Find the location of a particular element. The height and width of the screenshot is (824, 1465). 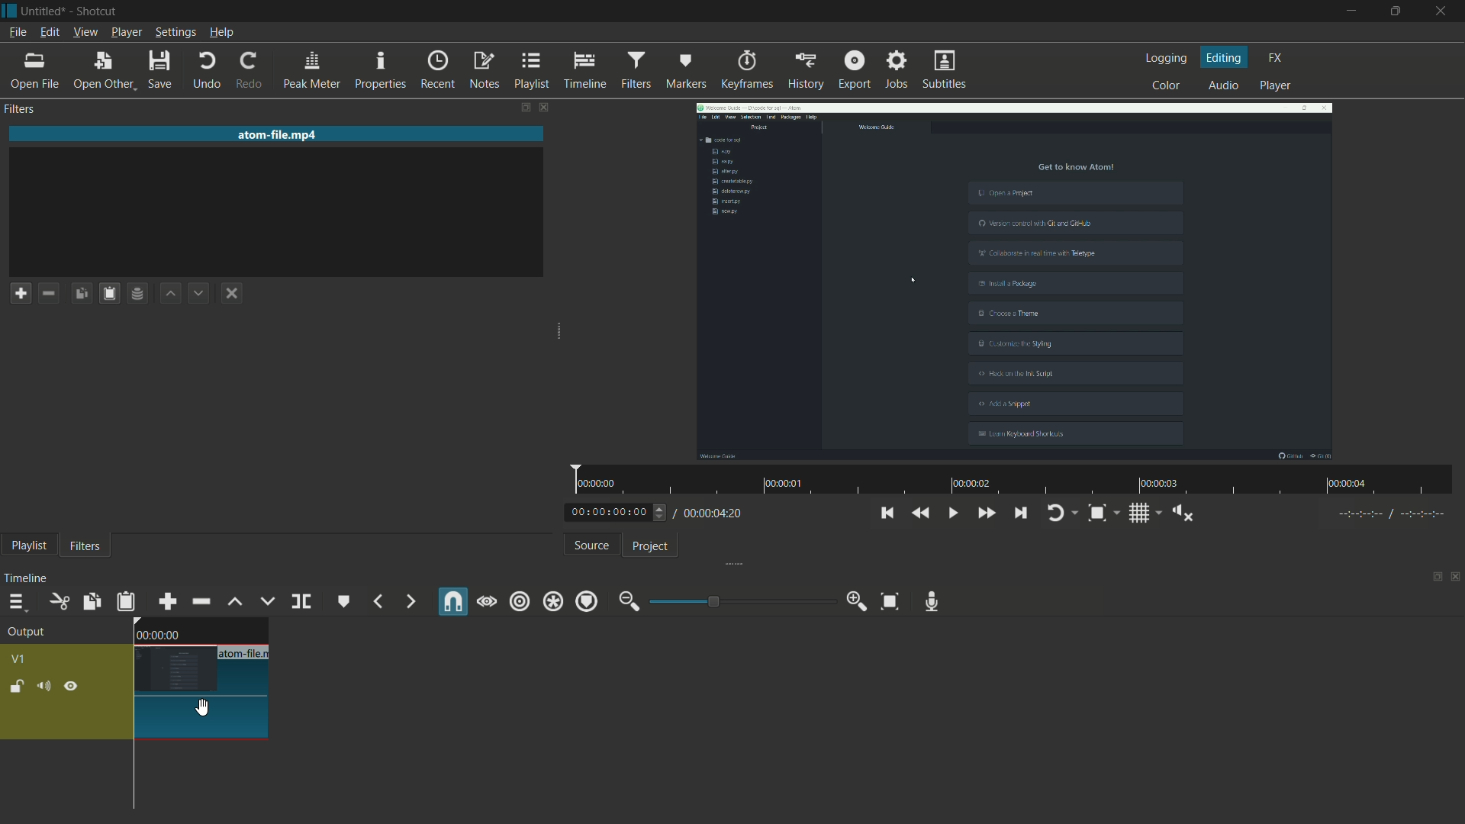

source is located at coordinates (589, 545).